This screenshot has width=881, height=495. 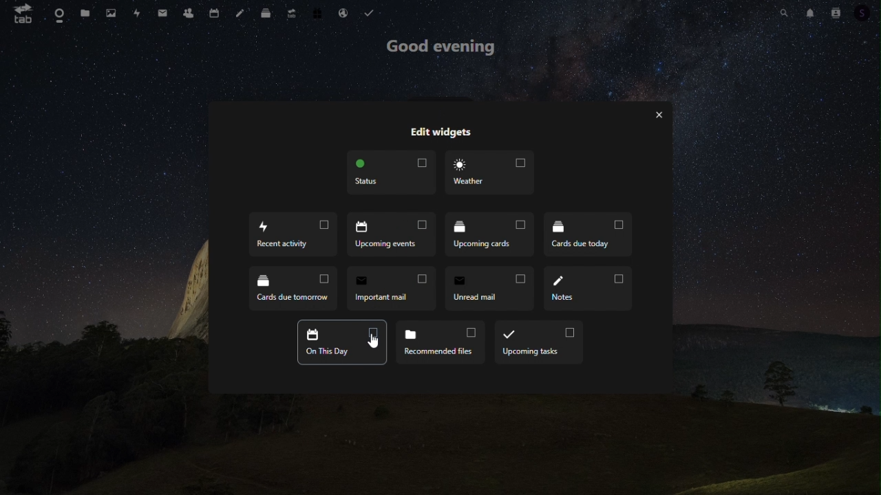 What do you see at coordinates (23, 14) in the screenshot?
I see `tab` at bounding box center [23, 14].